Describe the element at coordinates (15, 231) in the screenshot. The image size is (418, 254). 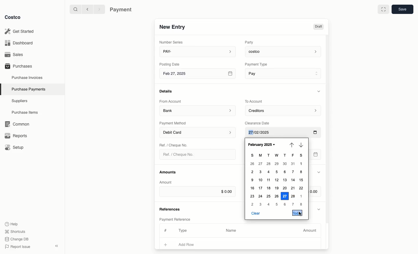
I see `Shortcuts` at that location.